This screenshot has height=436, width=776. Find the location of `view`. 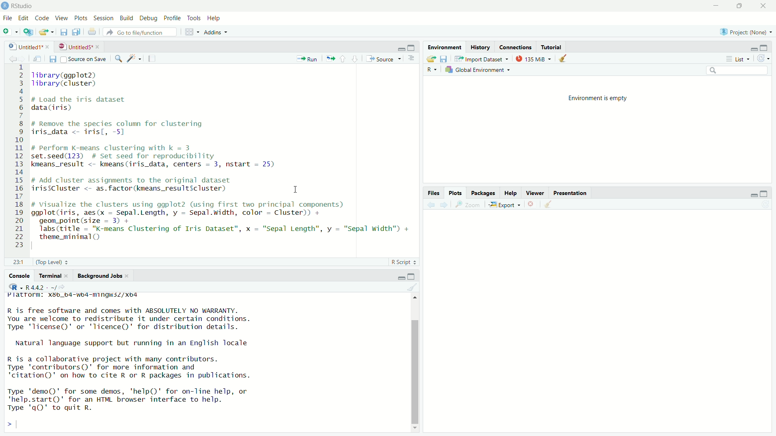

view is located at coordinates (60, 18).